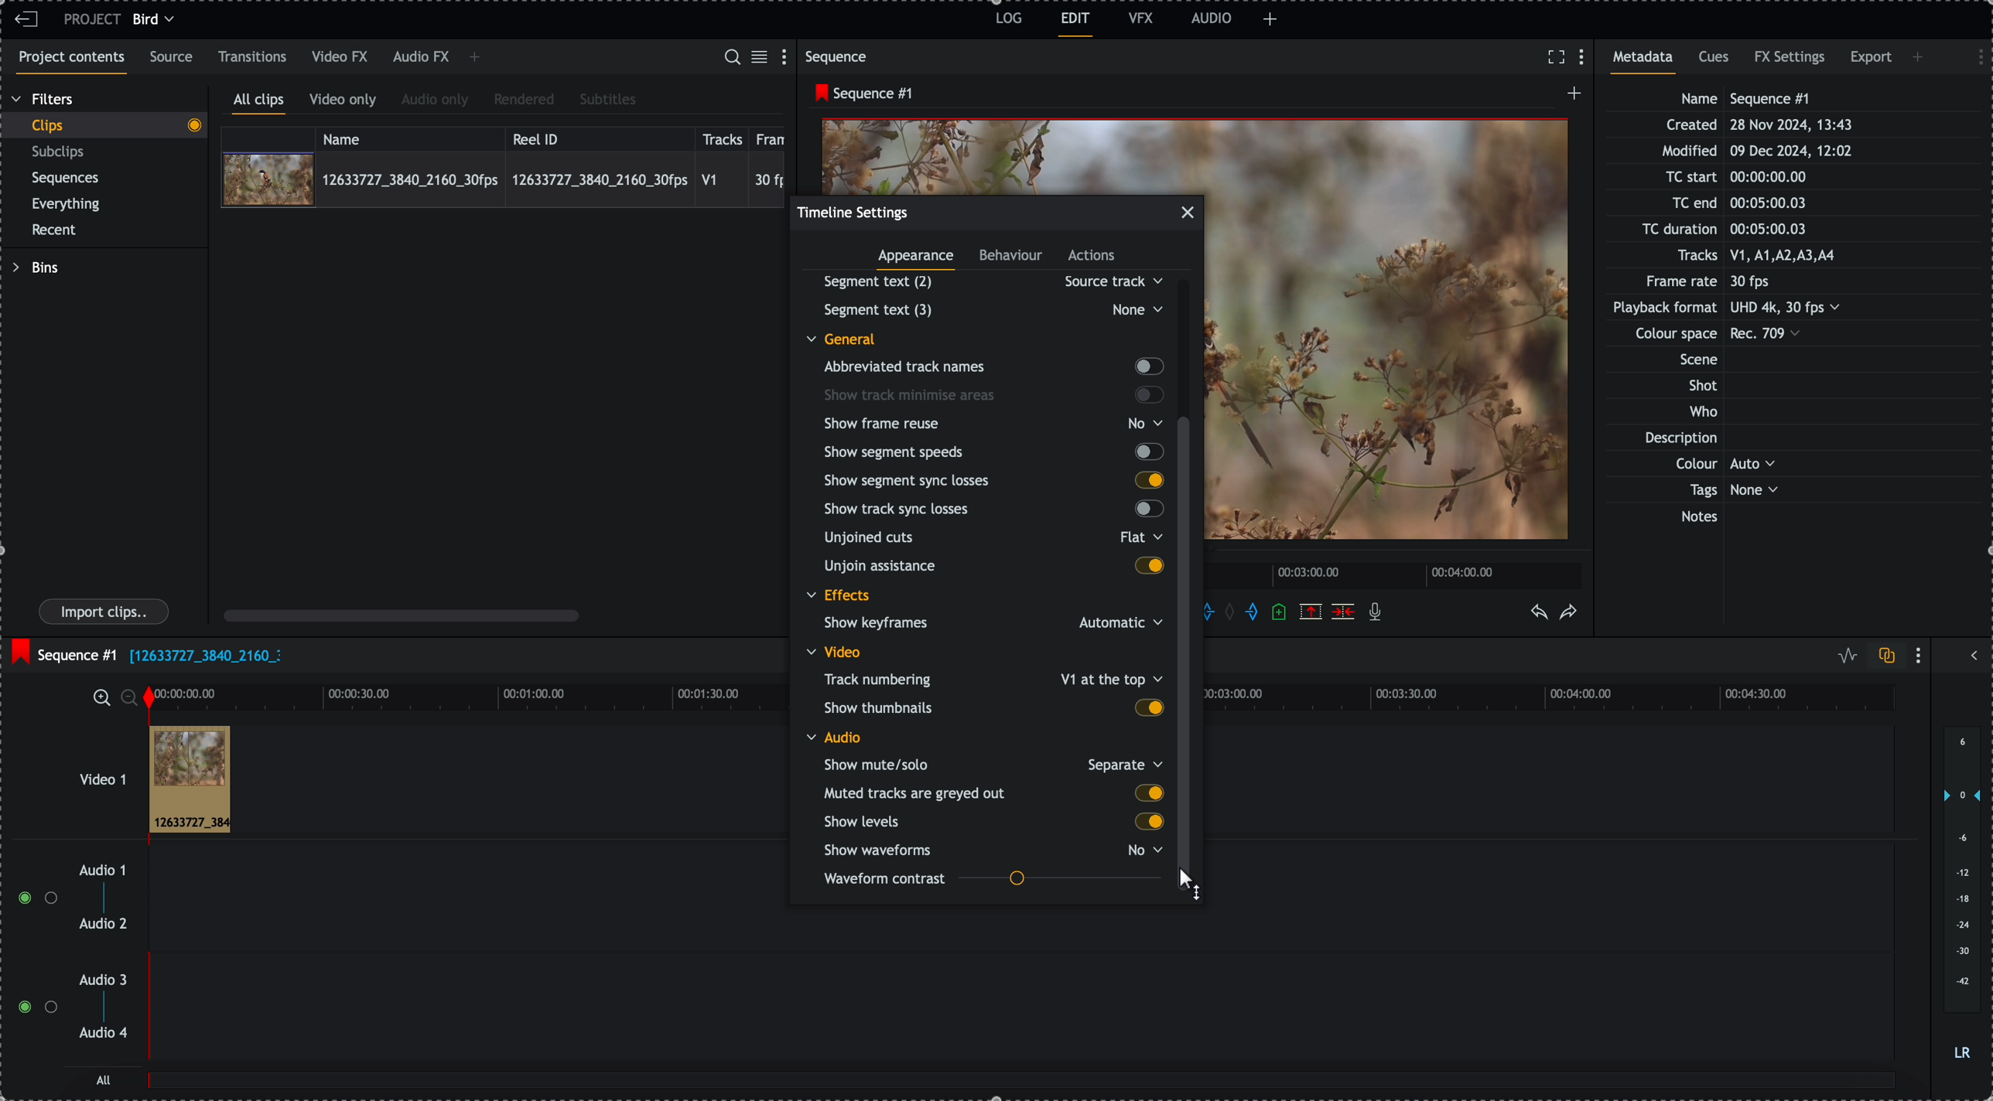 The width and height of the screenshot is (1993, 1101). Describe the element at coordinates (253, 56) in the screenshot. I see `transitions` at that location.